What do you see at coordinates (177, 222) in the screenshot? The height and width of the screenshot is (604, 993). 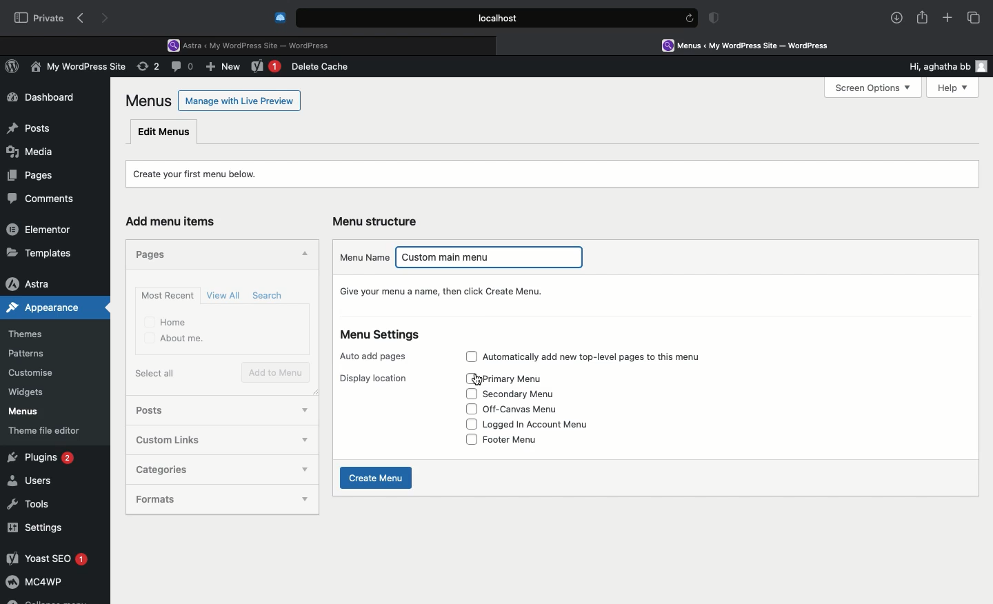 I see `Add menu items` at bounding box center [177, 222].